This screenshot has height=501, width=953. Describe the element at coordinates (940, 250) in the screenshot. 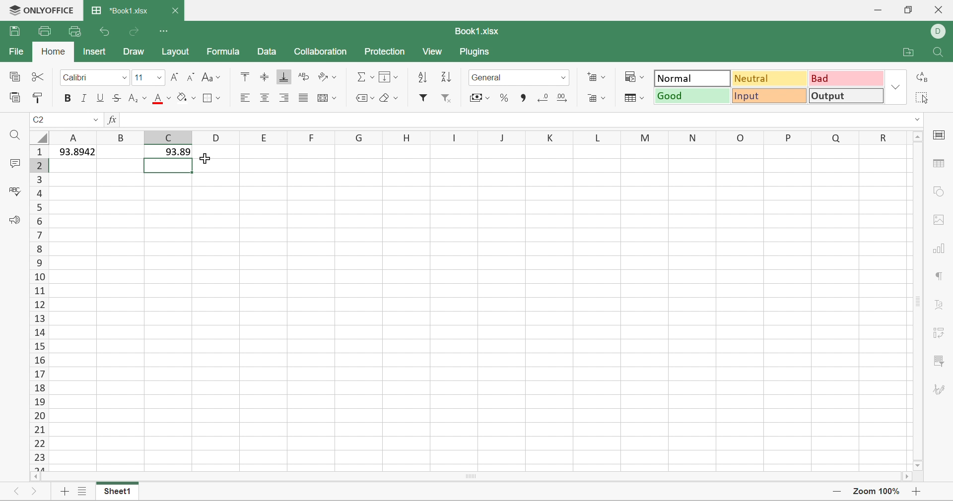

I see `Chart settings` at that location.